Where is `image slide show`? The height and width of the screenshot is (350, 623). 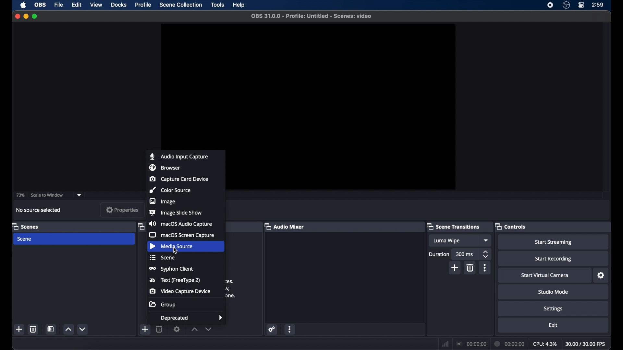 image slide show is located at coordinates (175, 212).